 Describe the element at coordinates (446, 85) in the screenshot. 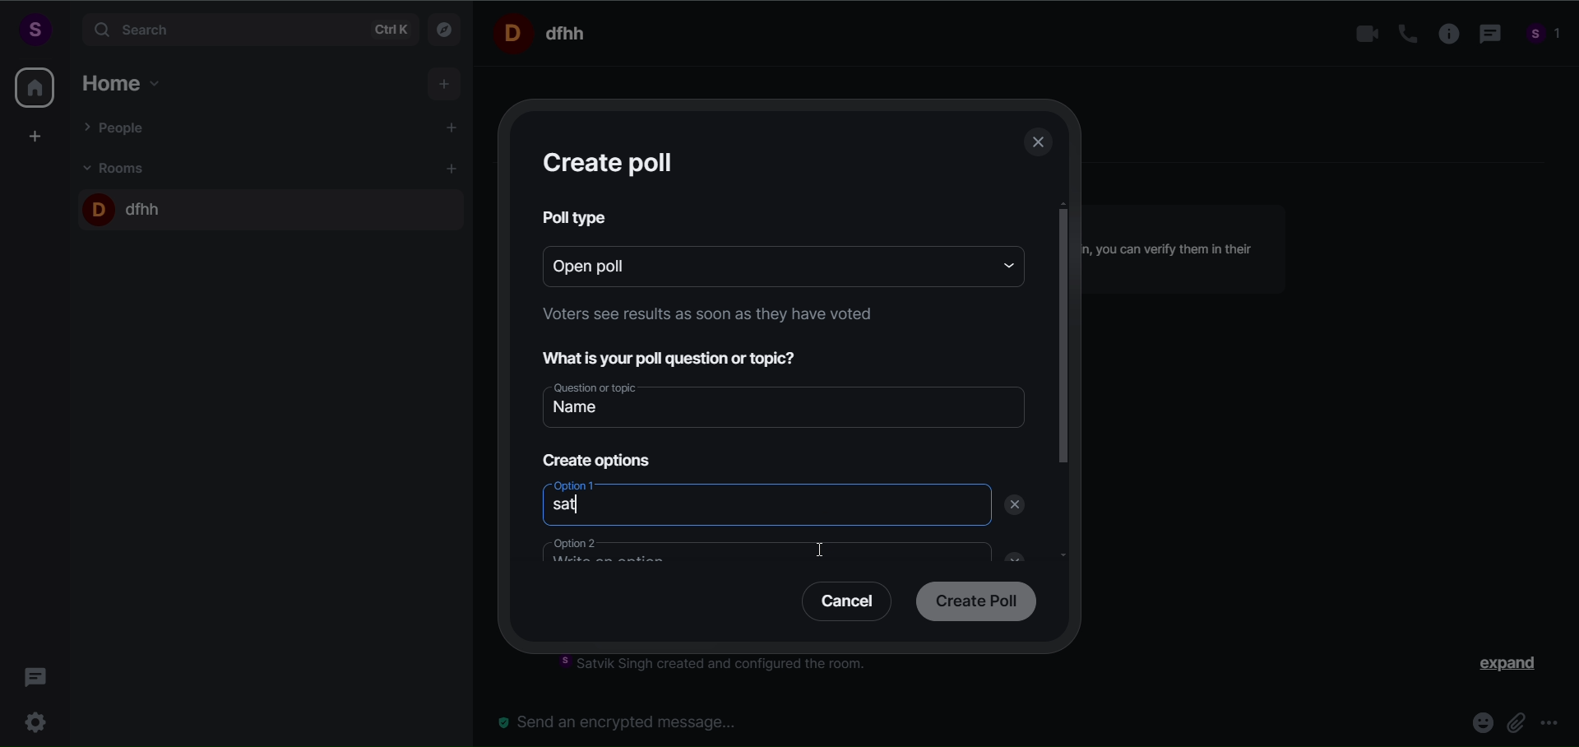

I see `add` at that location.